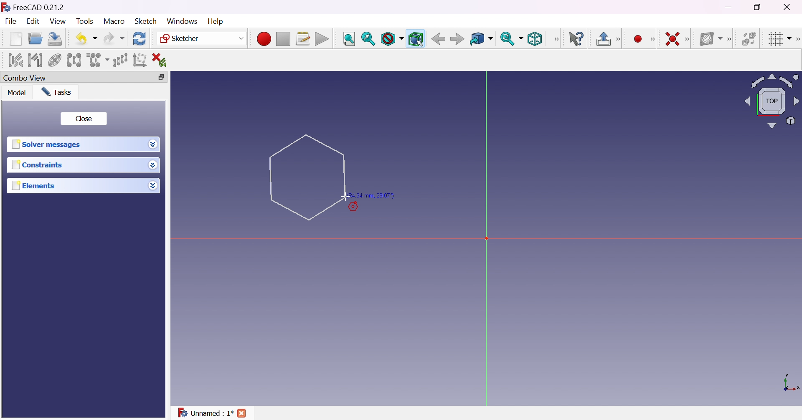 The image size is (802, 420). I want to click on Rectangular array, so click(120, 60).